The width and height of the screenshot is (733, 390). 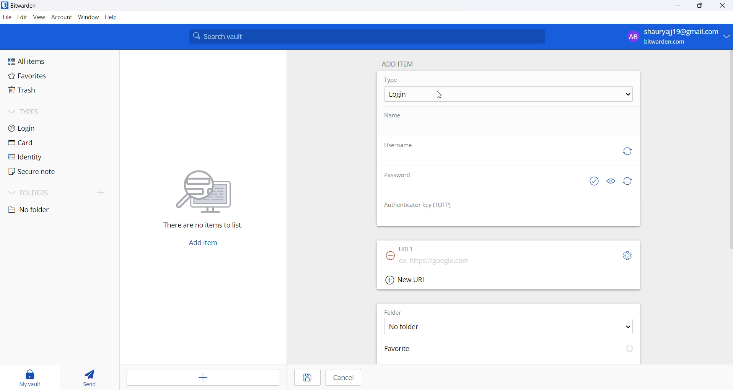 I want to click on trash, so click(x=44, y=91).